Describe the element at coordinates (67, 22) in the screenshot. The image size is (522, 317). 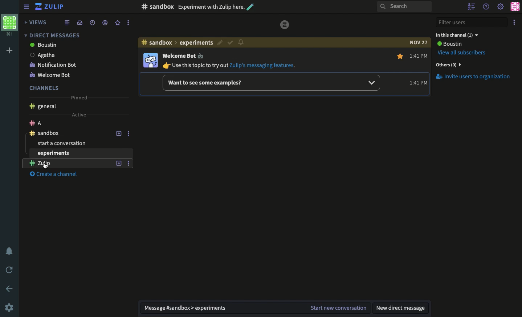
I see `Feed` at that location.